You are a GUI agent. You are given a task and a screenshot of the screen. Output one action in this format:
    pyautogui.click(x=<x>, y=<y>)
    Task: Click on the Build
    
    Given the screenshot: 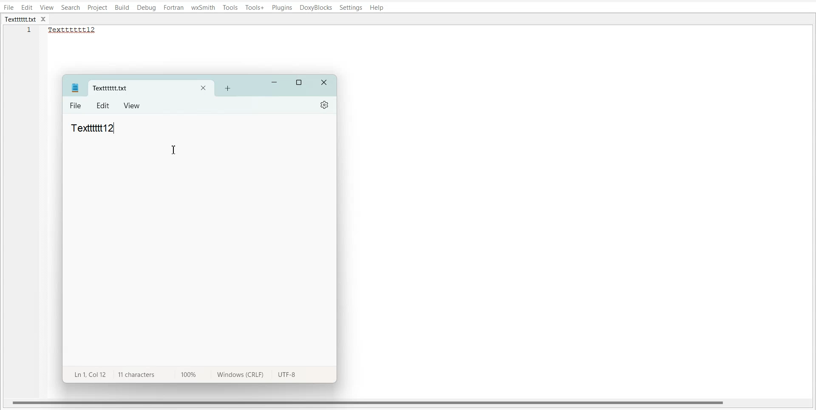 What is the action you would take?
    pyautogui.click(x=122, y=8)
    